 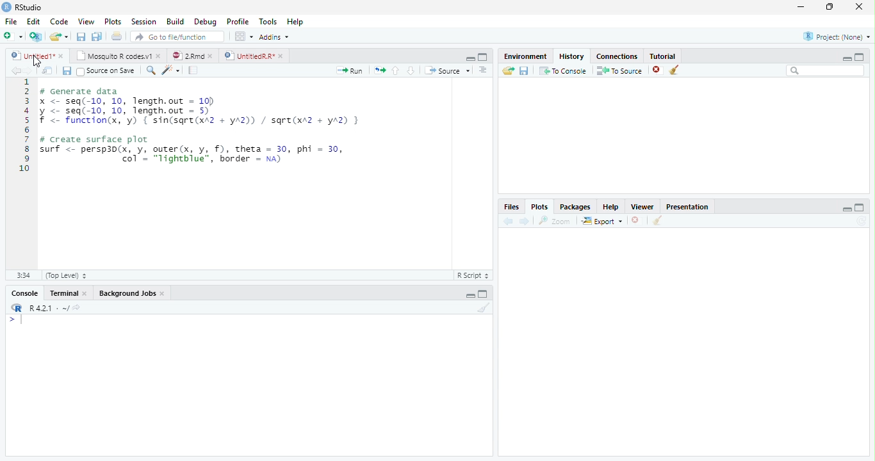 I want to click on close, so click(x=859, y=6).